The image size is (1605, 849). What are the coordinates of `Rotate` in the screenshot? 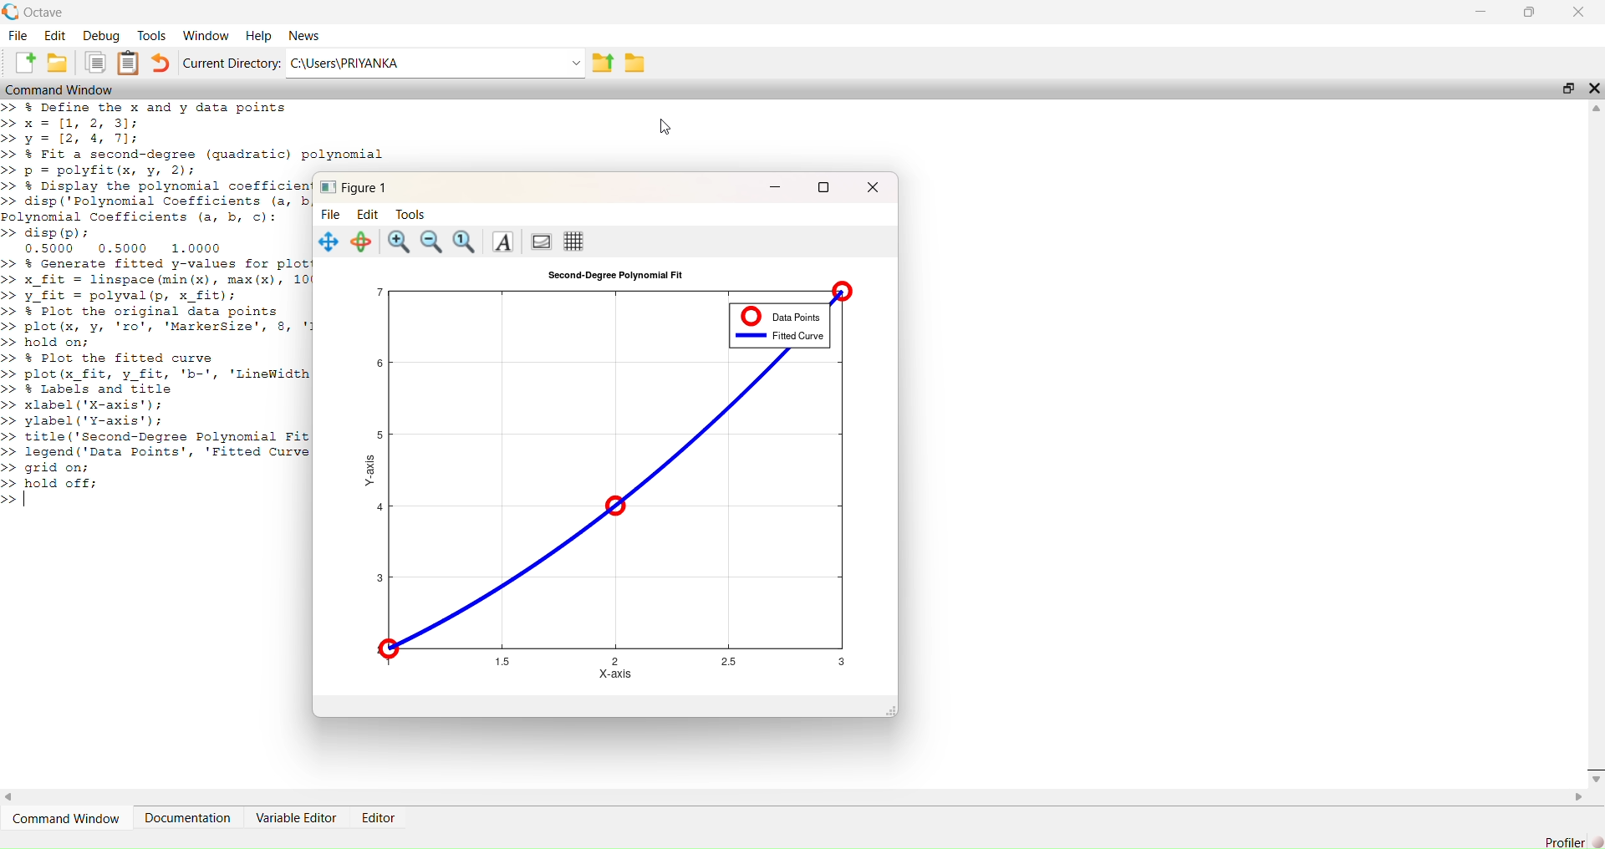 It's located at (360, 242).